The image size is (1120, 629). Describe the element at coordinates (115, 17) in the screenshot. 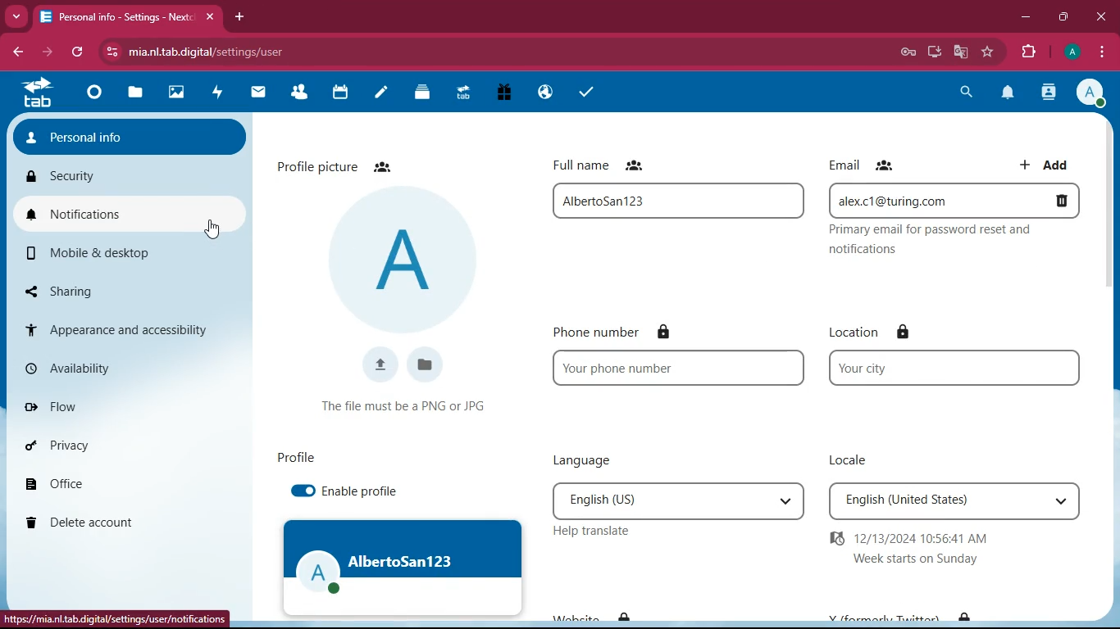

I see `E Personal info - Settings - Next:` at that location.